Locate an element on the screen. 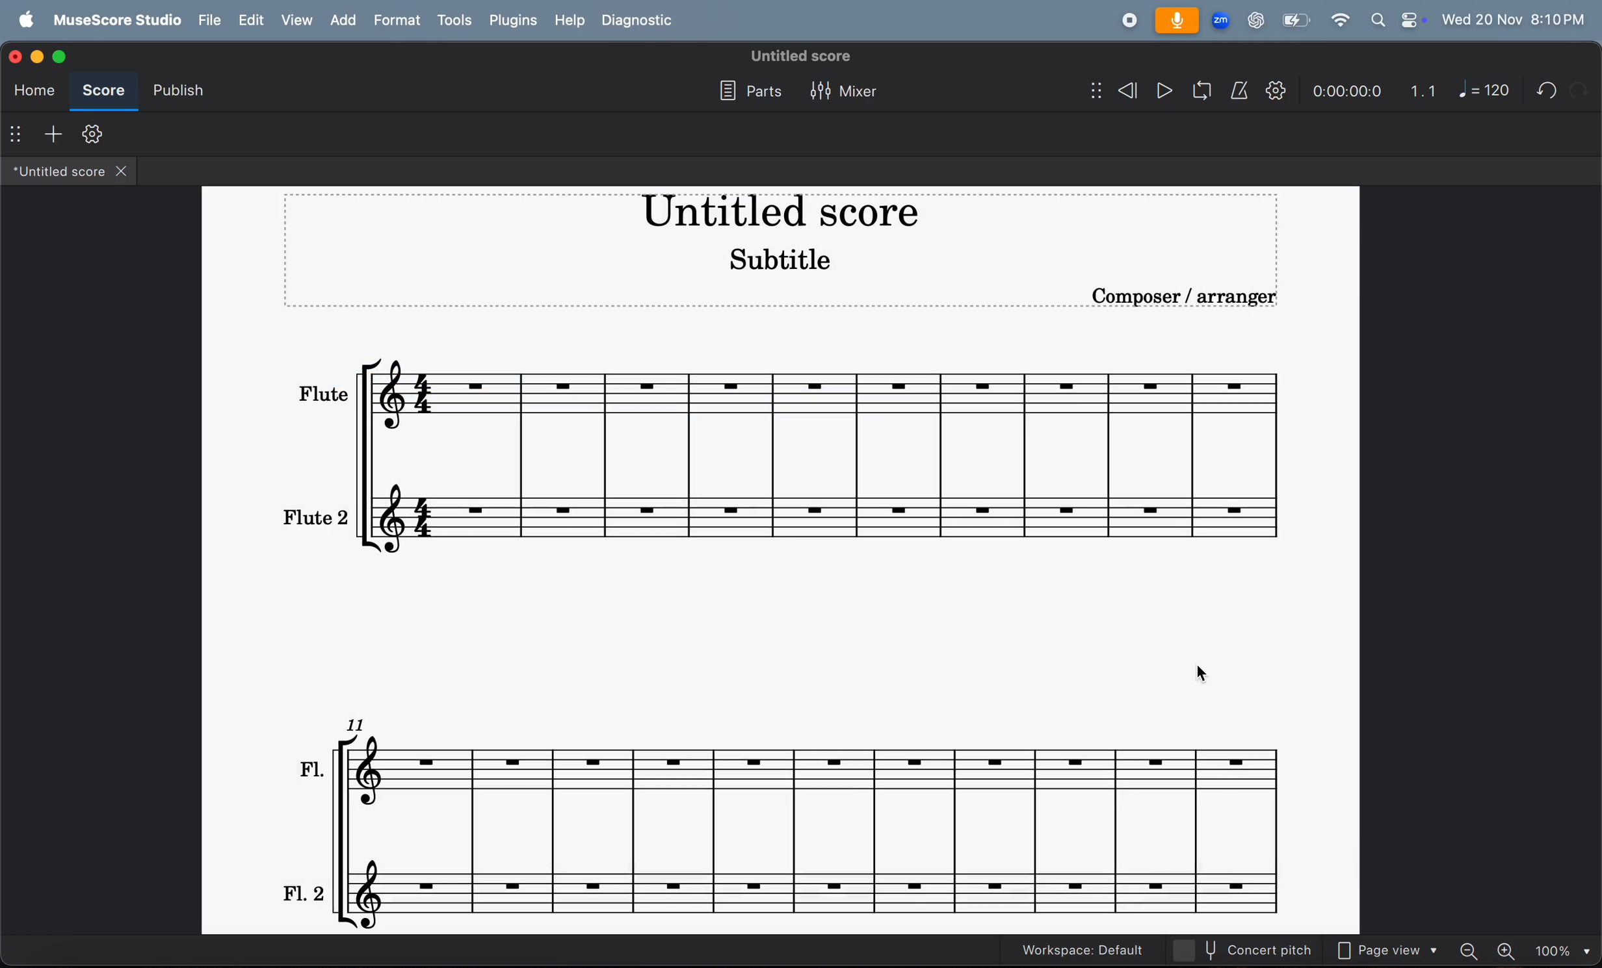 This screenshot has width=1602, height=968. publish is located at coordinates (179, 89).